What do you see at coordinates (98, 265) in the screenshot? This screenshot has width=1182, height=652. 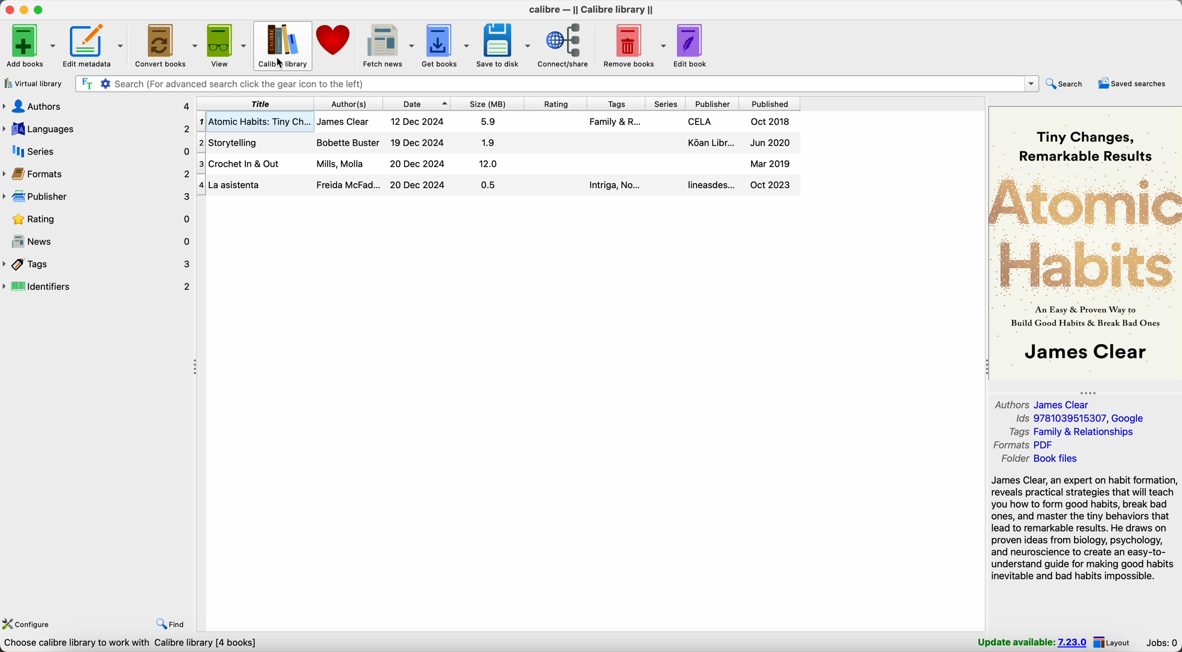 I see `tags` at bounding box center [98, 265].